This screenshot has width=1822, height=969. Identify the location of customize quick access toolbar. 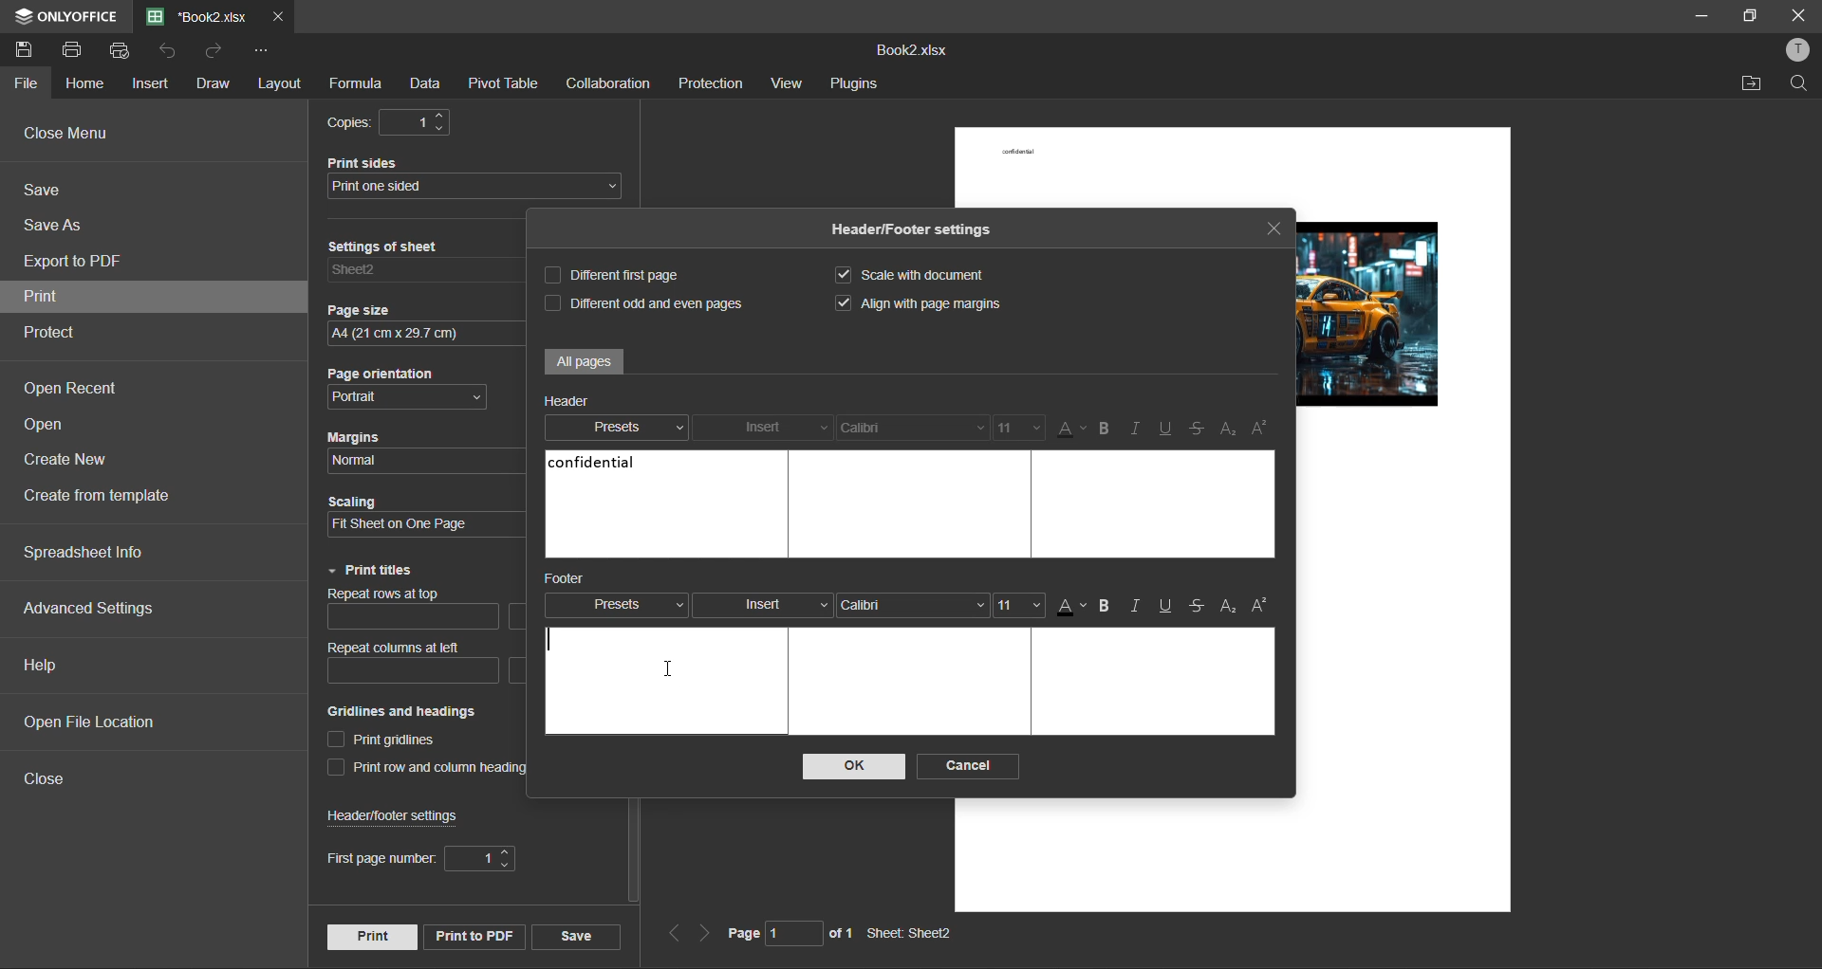
(260, 50).